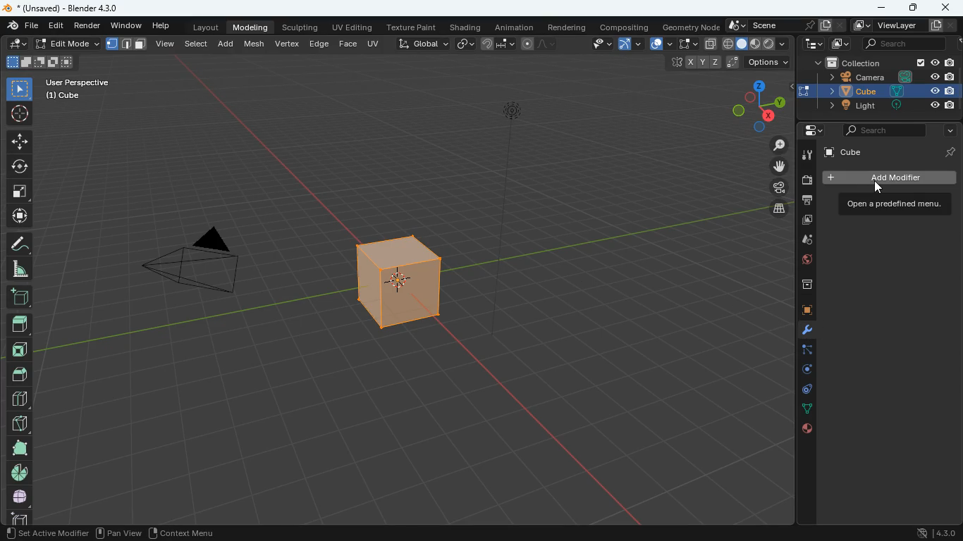  I want to click on controls, so click(802, 391).